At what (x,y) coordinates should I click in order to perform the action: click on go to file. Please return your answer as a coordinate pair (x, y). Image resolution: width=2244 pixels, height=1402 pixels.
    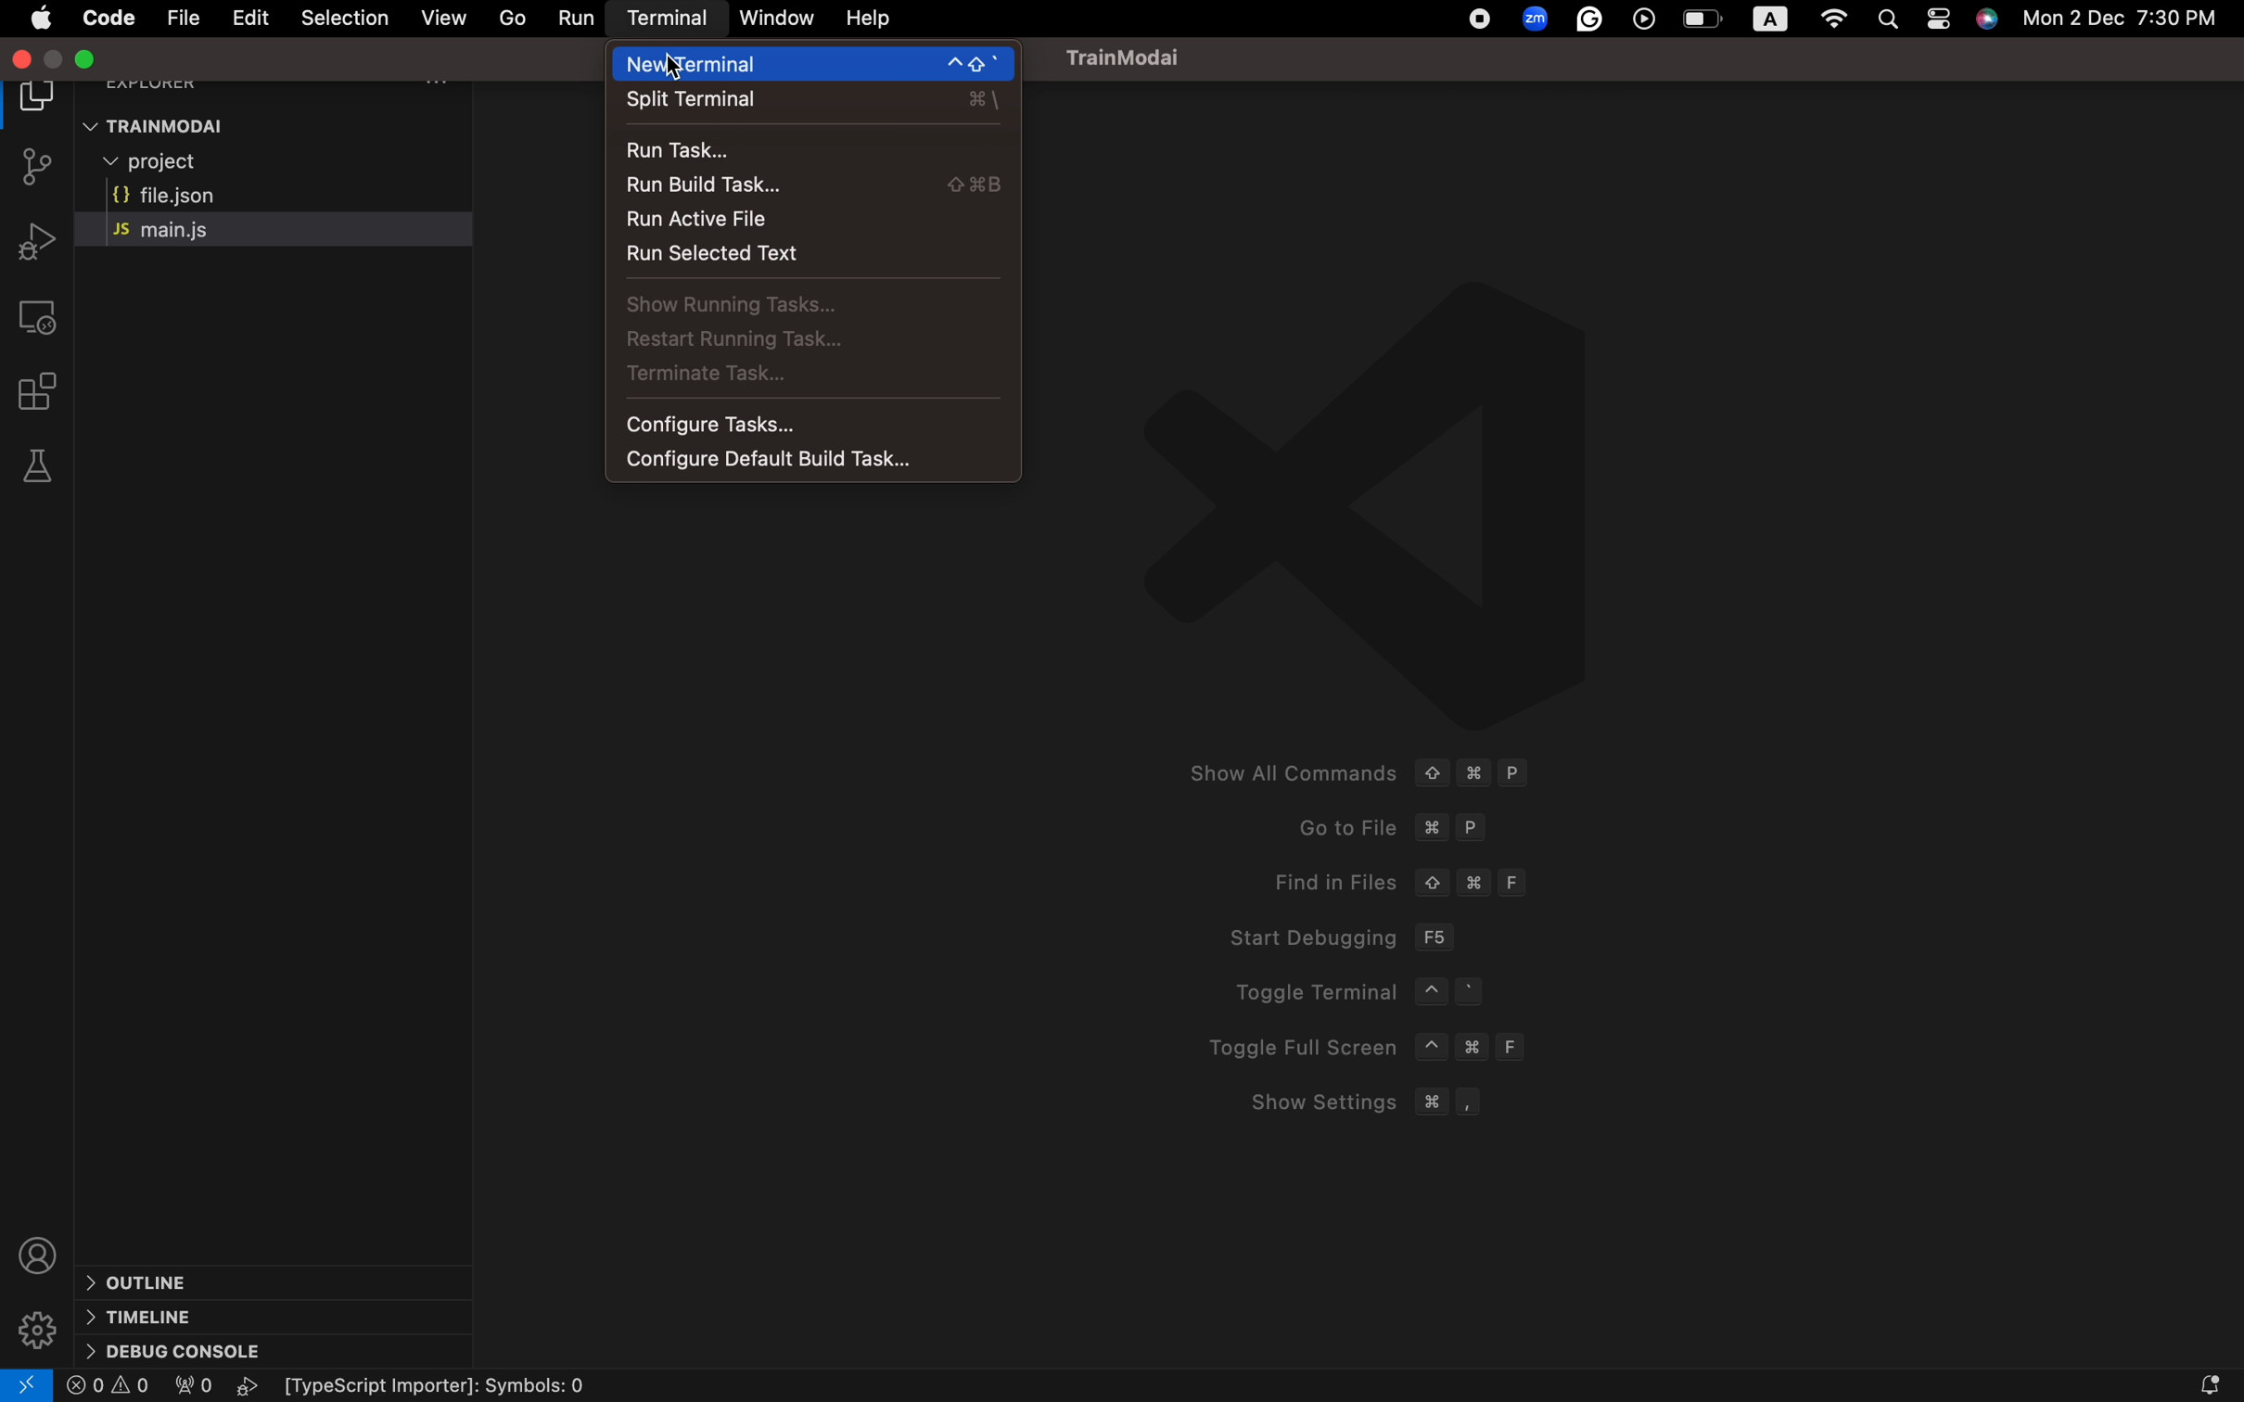
    Looking at the image, I should click on (513, 17).